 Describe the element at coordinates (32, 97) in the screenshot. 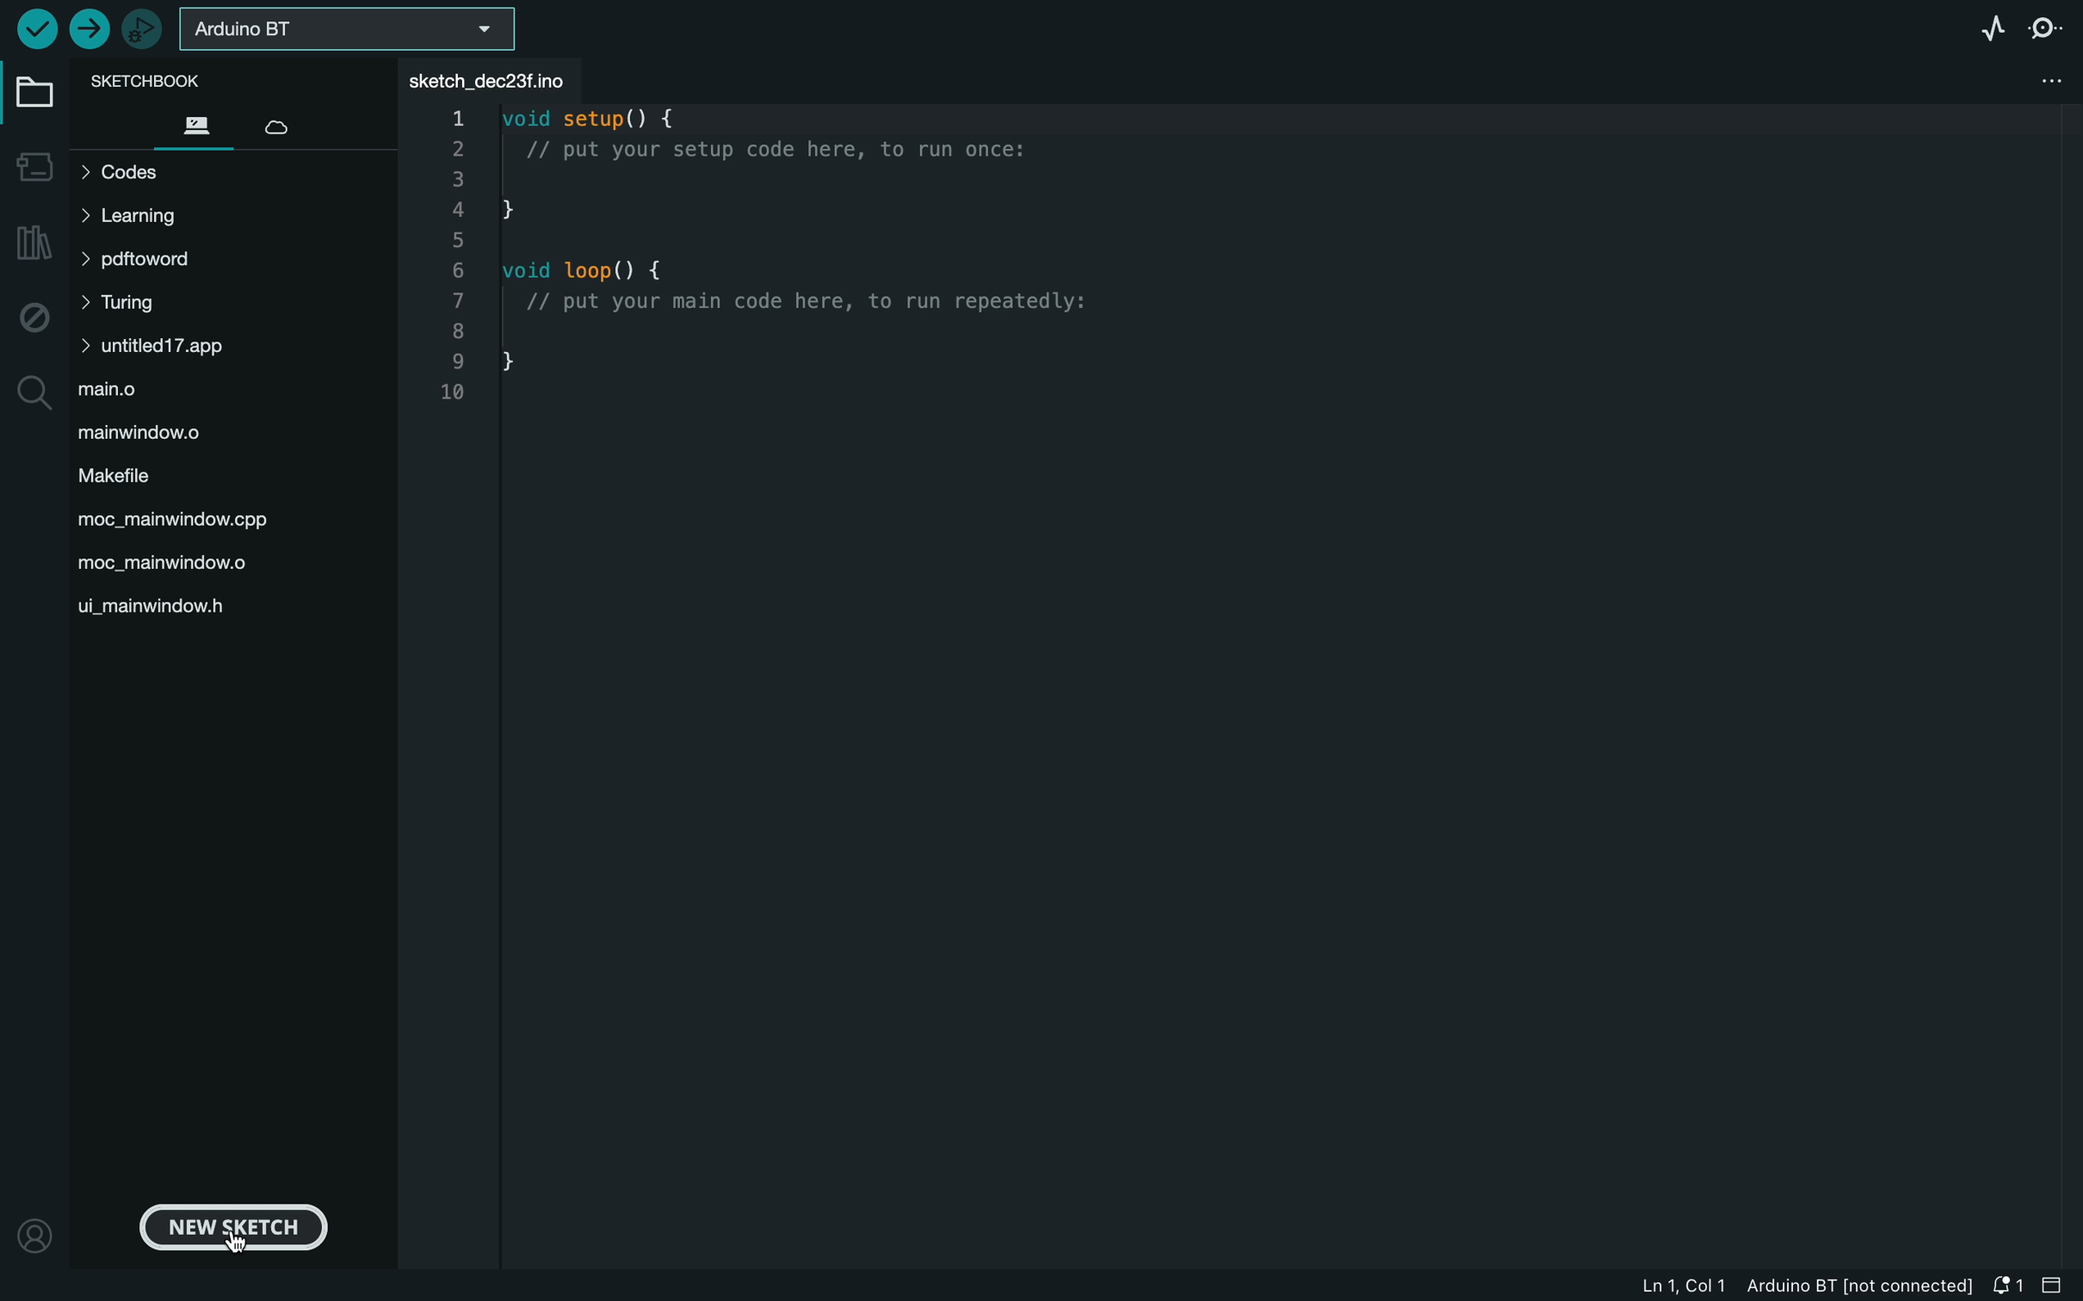

I see `folder` at that location.